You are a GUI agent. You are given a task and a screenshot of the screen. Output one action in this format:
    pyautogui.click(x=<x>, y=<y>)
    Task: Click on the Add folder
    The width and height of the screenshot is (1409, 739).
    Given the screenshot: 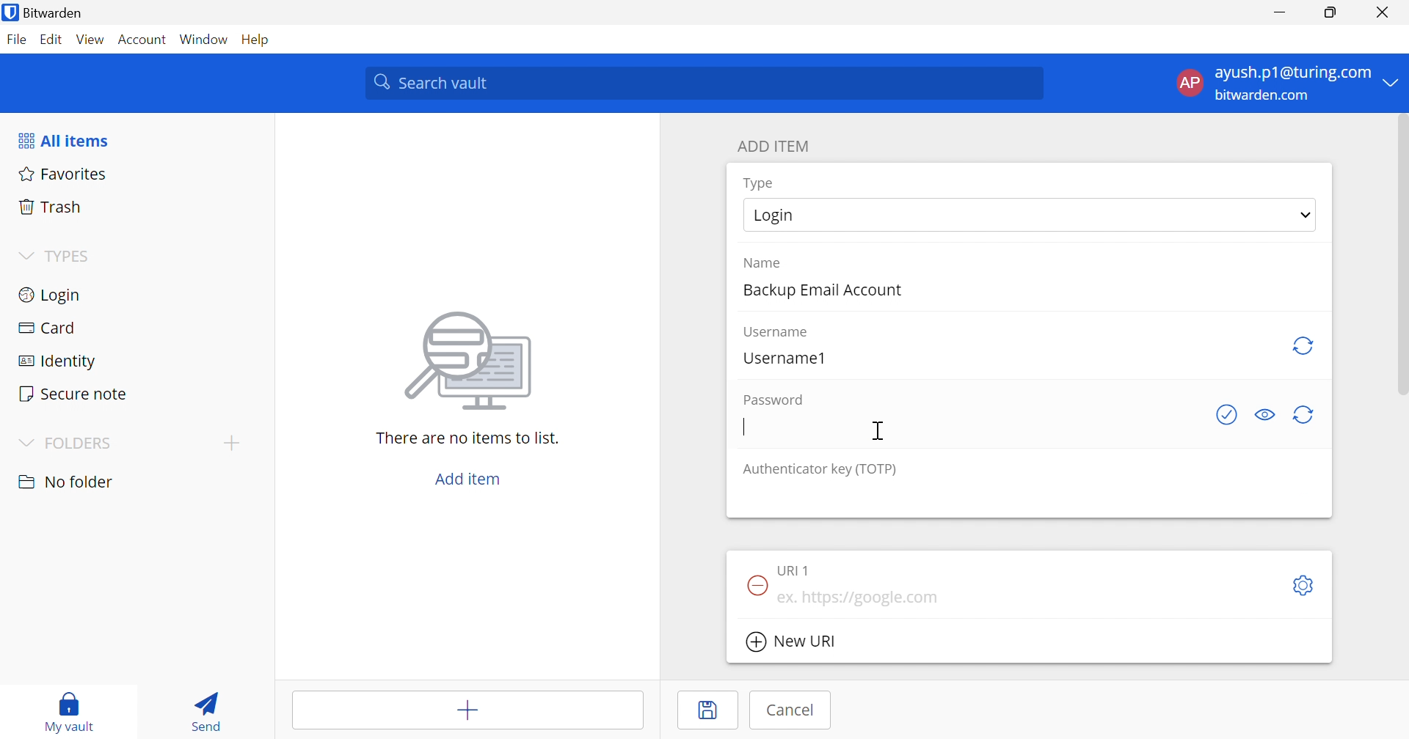 What is the action you would take?
    pyautogui.click(x=232, y=444)
    